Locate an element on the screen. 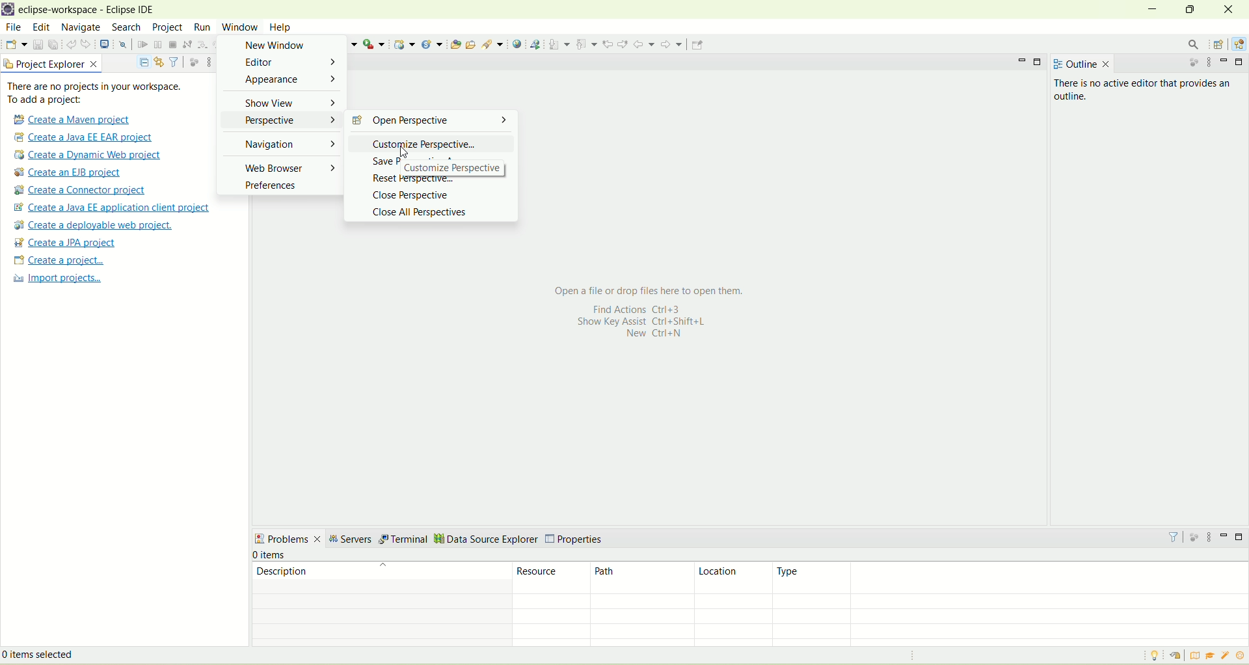  back is located at coordinates (643, 44).